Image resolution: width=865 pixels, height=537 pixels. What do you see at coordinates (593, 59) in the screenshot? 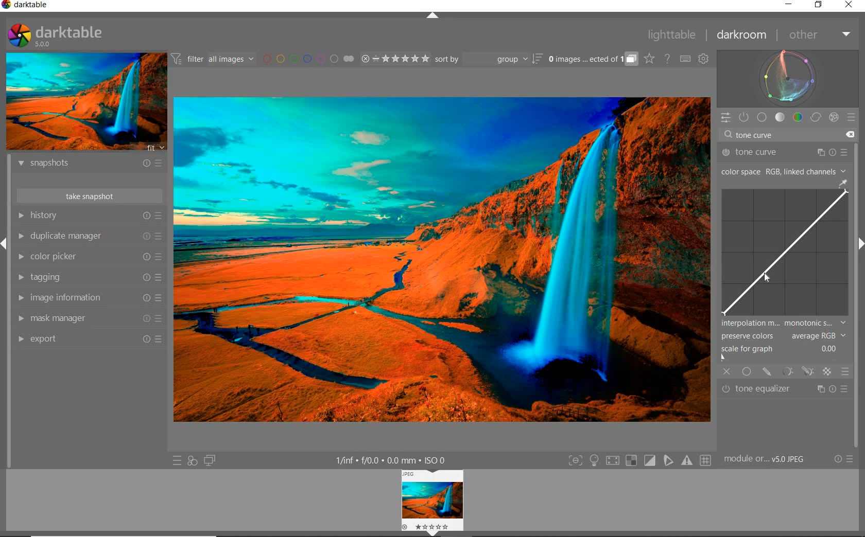
I see `EXPAND GROUPED IMAGES` at bounding box center [593, 59].